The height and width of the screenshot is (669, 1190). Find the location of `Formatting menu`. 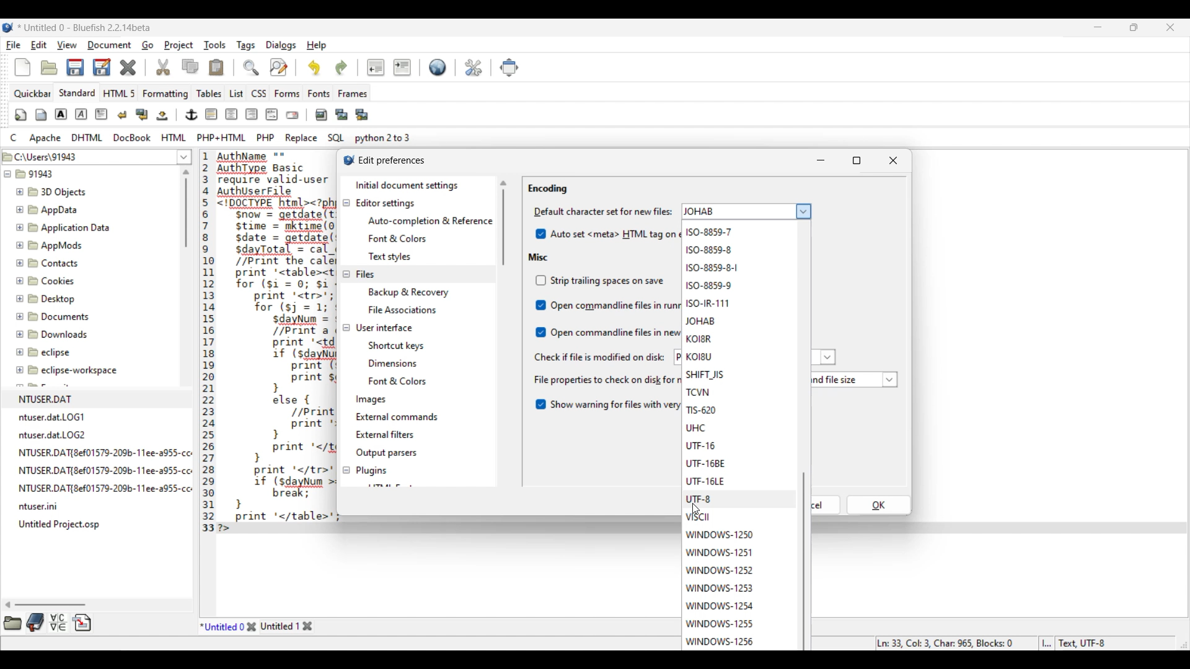

Formatting menu is located at coordinates (165, 94).